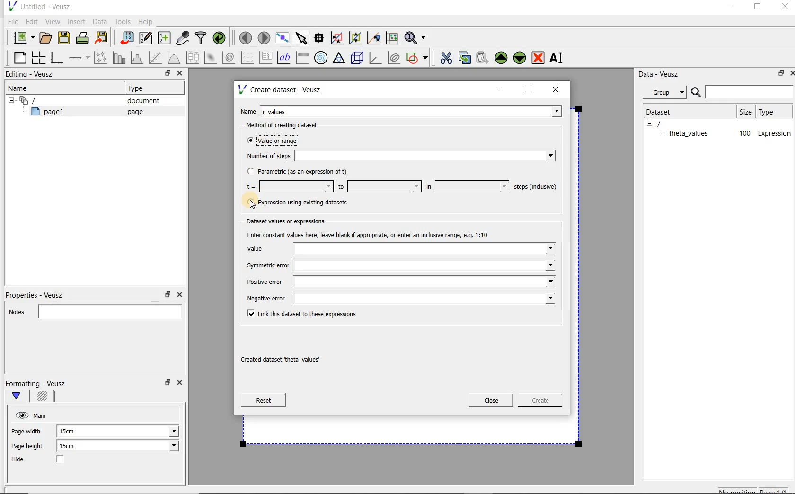  What do you see at coordinates (100, 21) in the screenshot?
I see `Data` at bounding box center [100, 21].